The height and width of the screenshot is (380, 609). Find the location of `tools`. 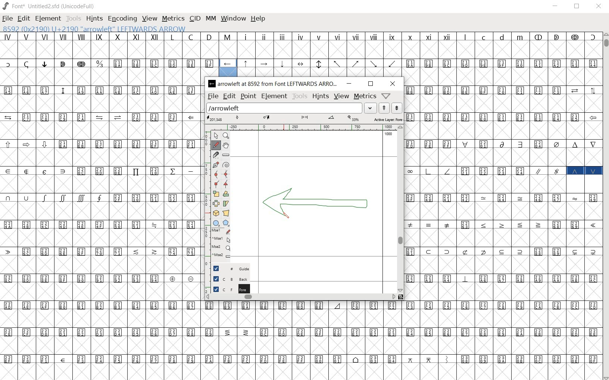

tools is located at coordinates (73, 19).